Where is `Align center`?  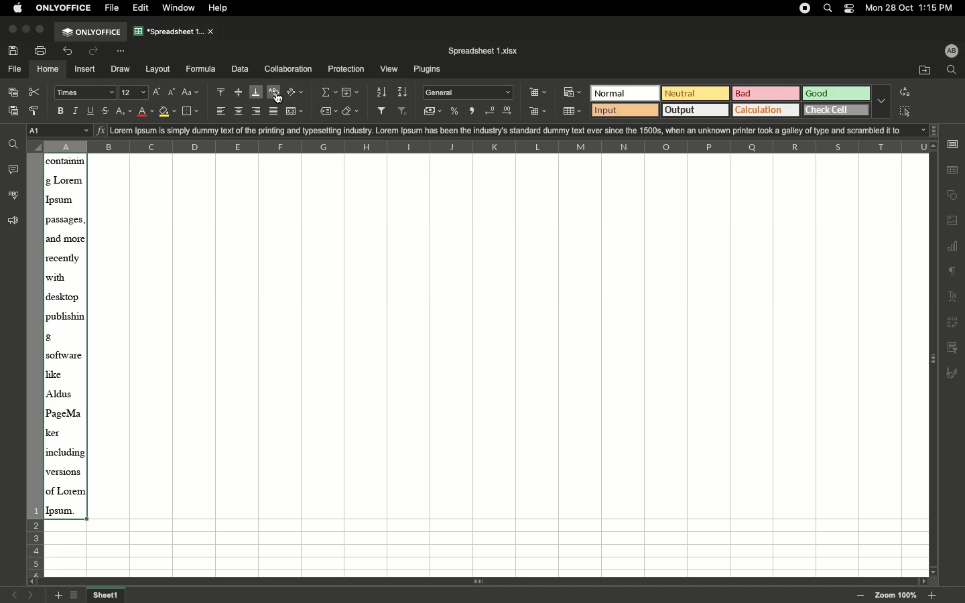 Align center is located at coordinates (240, 111).